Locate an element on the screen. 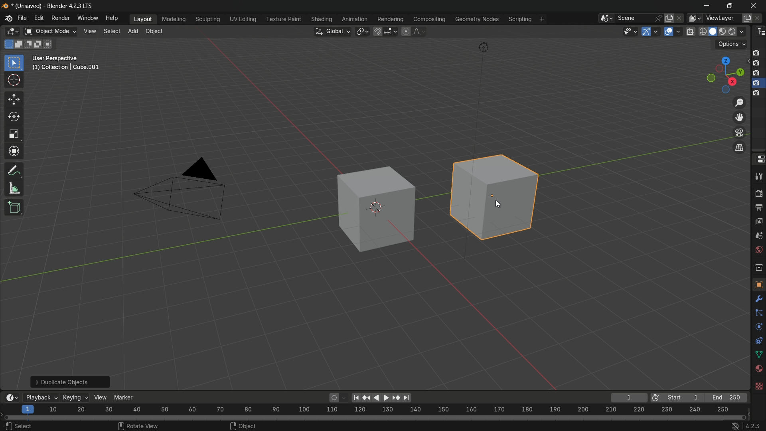 The width and height of the screenshot is (766, 431). invert existing selection is located at coordinates (39, 44).